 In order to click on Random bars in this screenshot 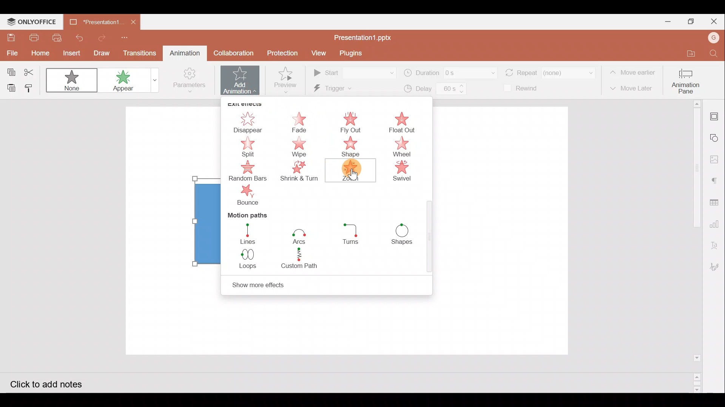, I will do `click(249, 171)`.